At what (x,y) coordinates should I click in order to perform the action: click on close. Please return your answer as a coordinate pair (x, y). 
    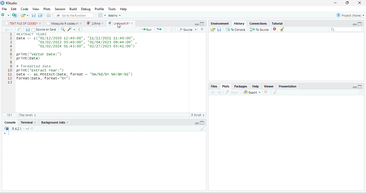
    Looking at the image, I should click on (133, 24).